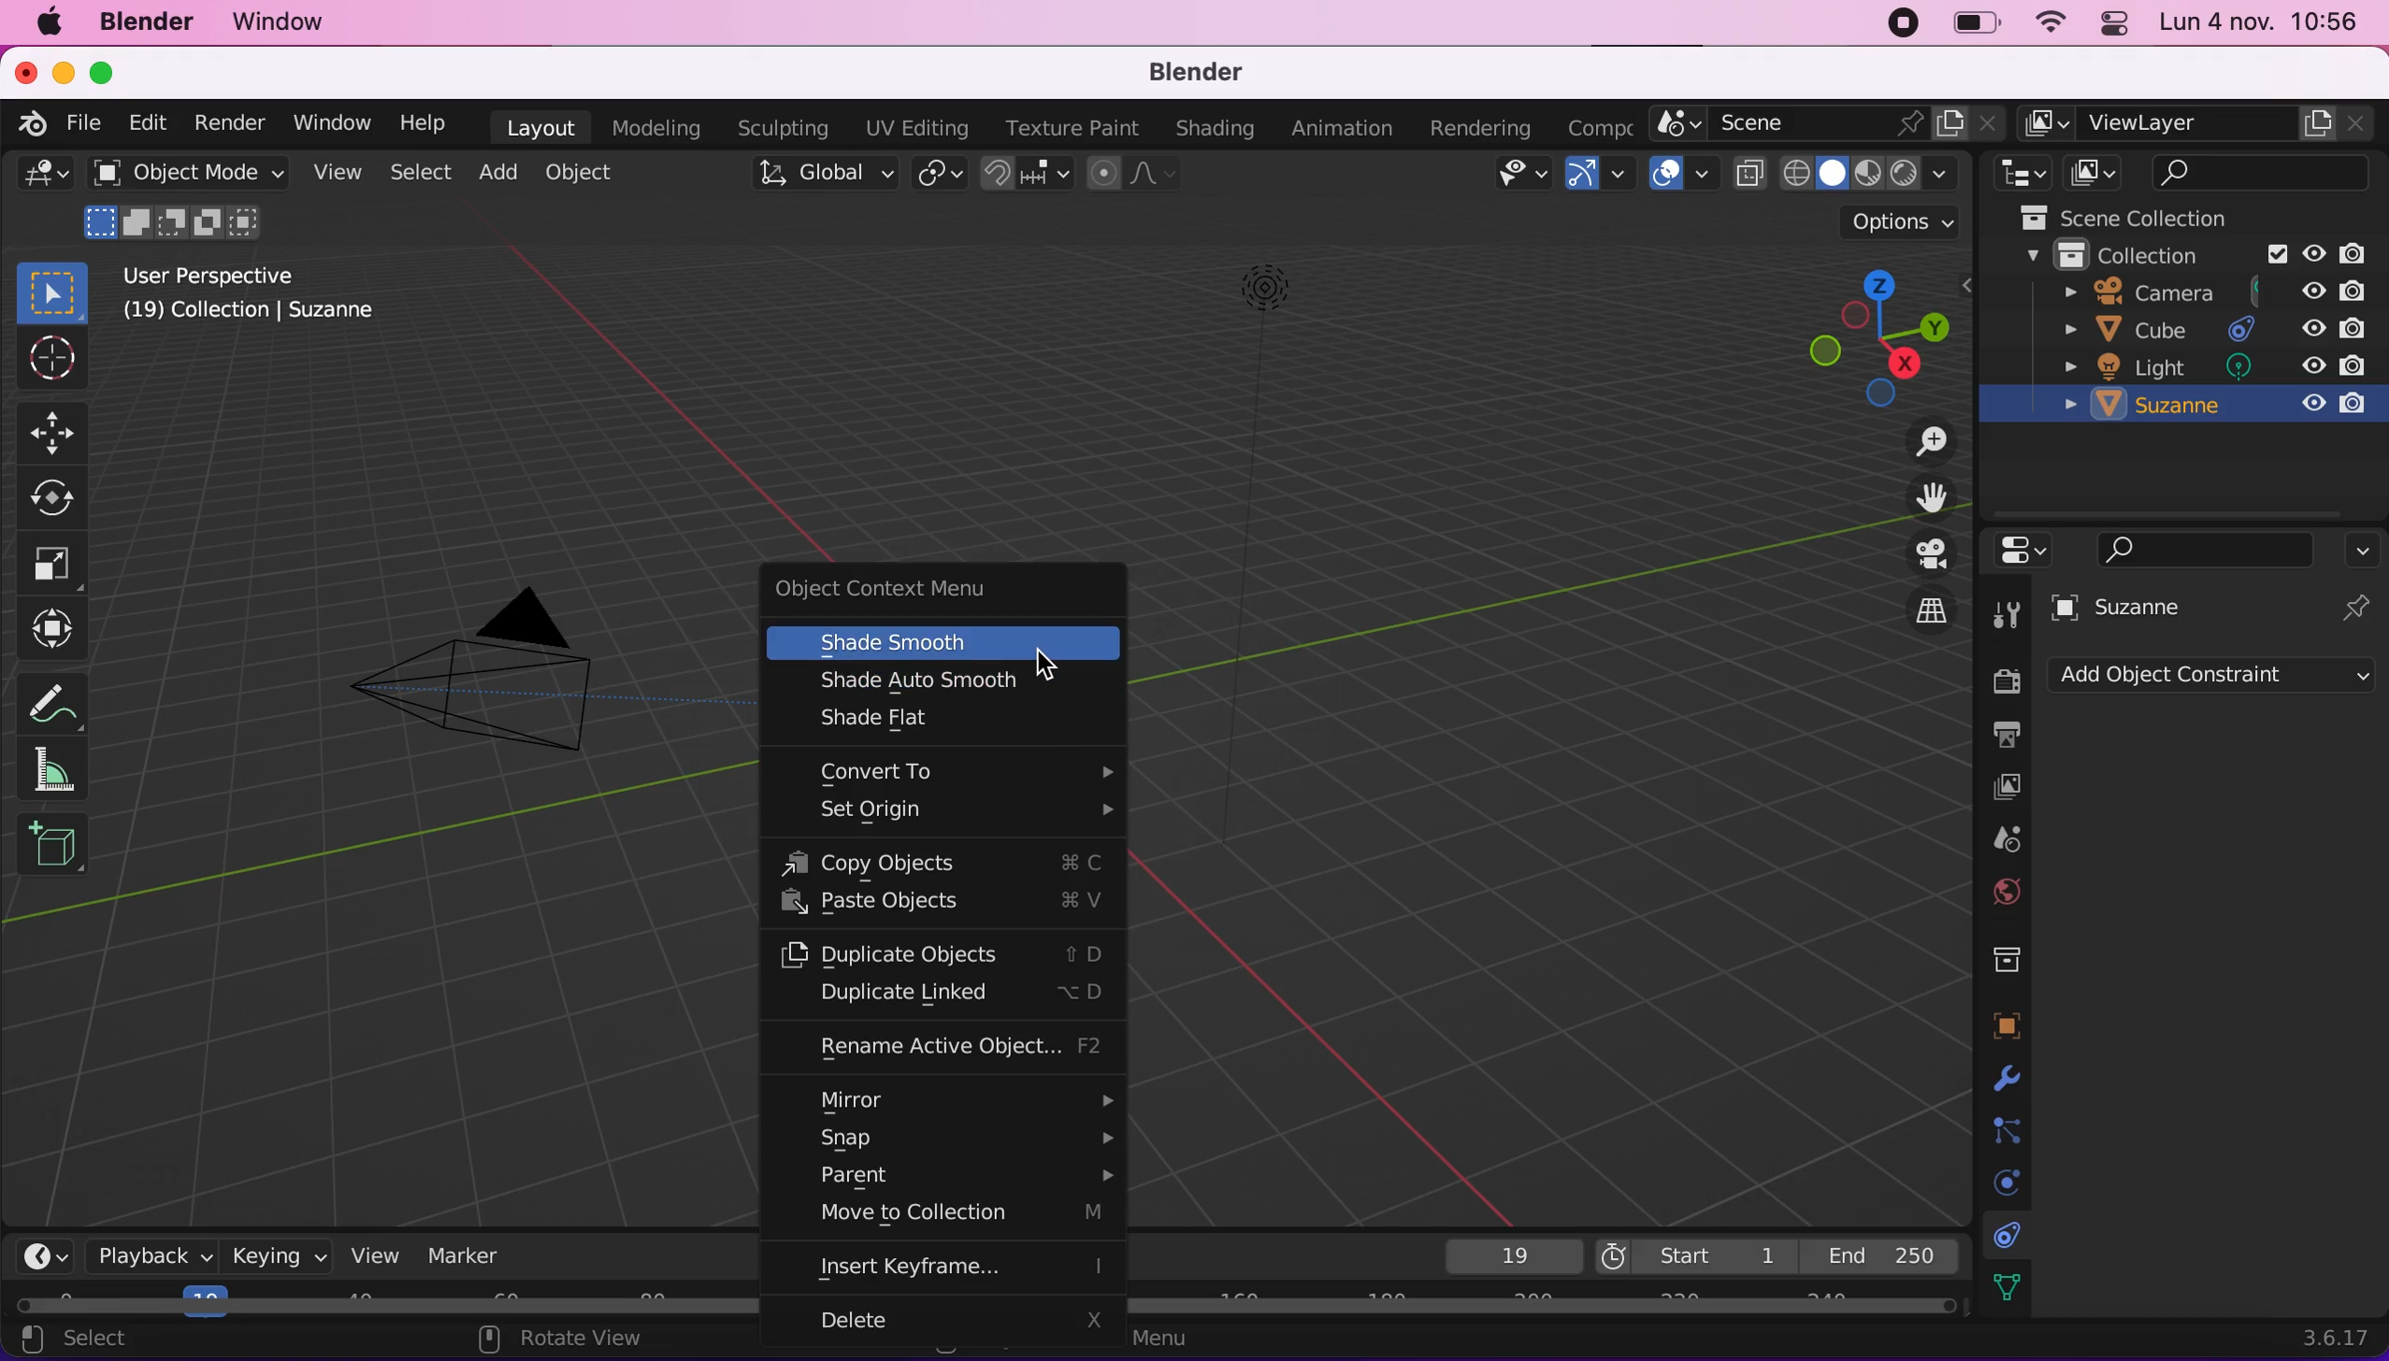 The height and width of the screenshot is (1361, 2389). Describe the element at coordinates (2004, 609) in the screenshot. I see `tool` at that location.